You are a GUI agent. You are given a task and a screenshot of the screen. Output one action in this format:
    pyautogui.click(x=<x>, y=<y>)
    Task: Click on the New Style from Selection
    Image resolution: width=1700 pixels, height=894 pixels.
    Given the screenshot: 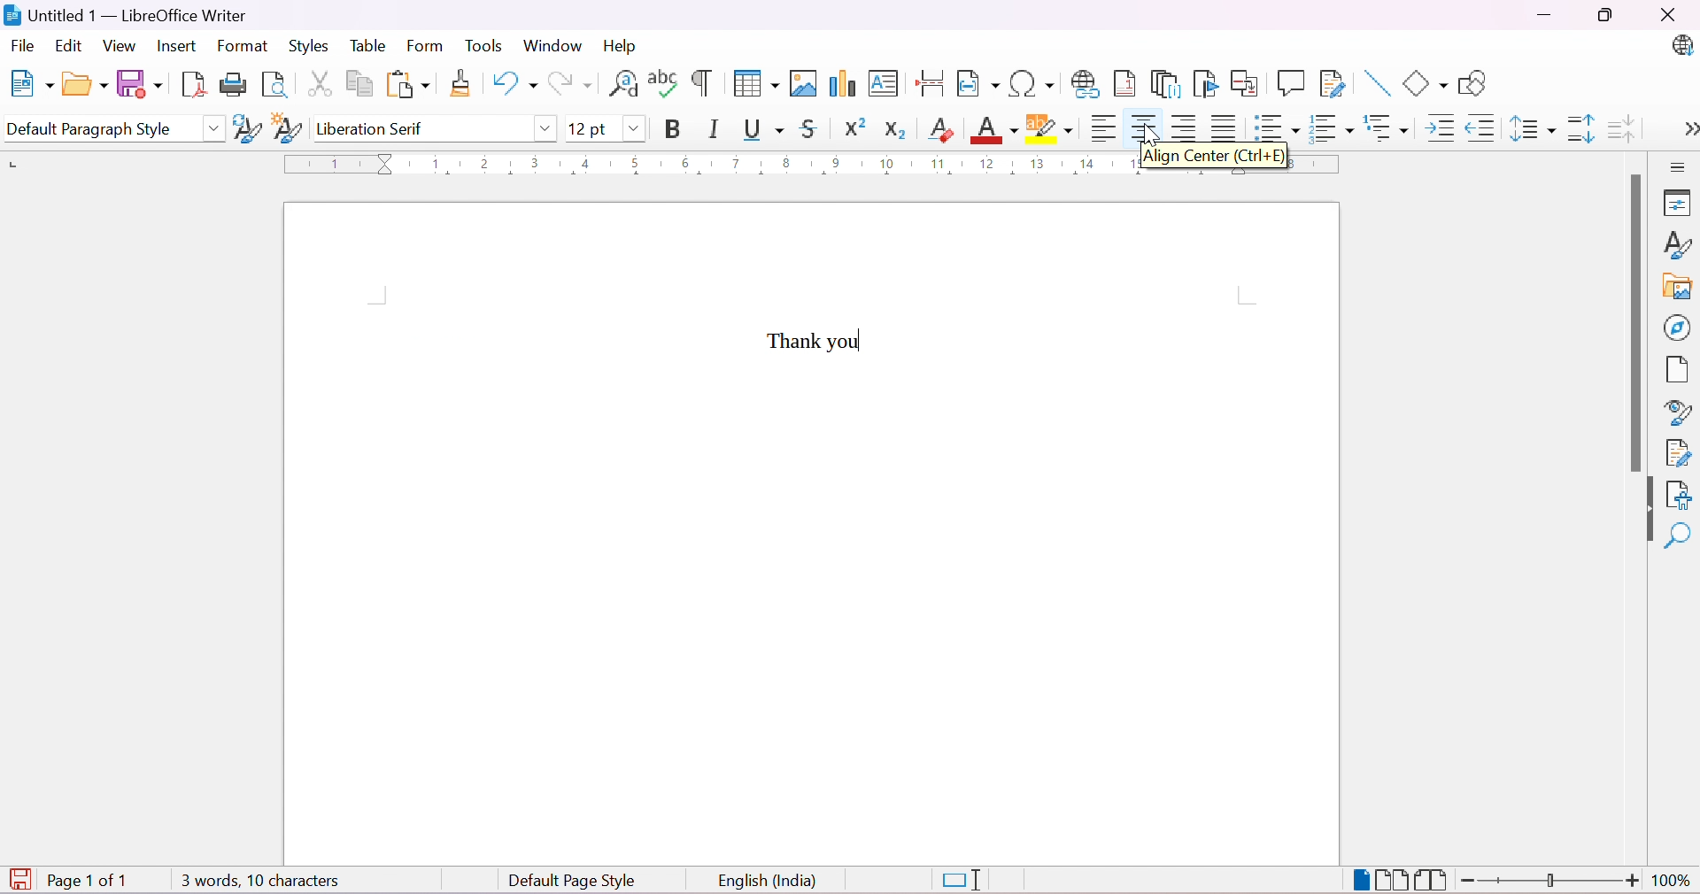 What is the action you would take?
    pyautogui.click(x=285, y=127)
    